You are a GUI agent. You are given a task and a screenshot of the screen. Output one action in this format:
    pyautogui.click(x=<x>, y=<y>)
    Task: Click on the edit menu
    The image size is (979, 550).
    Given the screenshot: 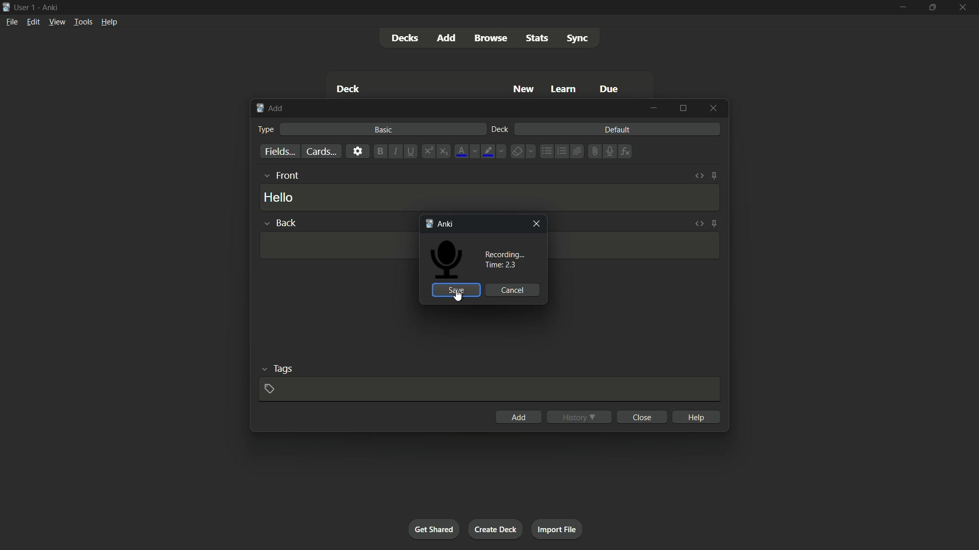 What is the action you would take?
    pyautogui.click(x=33, y=22)
    